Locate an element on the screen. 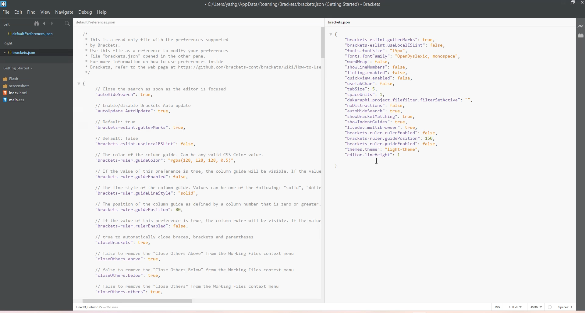  brackets.json is located at coordinates (341, 23).